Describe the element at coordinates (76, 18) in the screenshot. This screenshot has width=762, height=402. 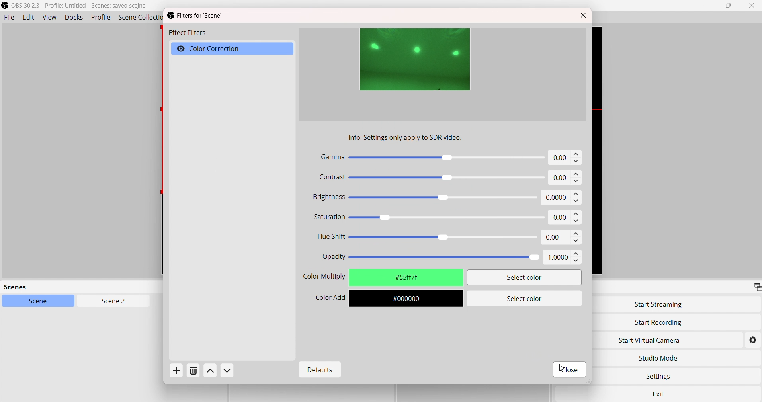
I see `Docks` at that location.